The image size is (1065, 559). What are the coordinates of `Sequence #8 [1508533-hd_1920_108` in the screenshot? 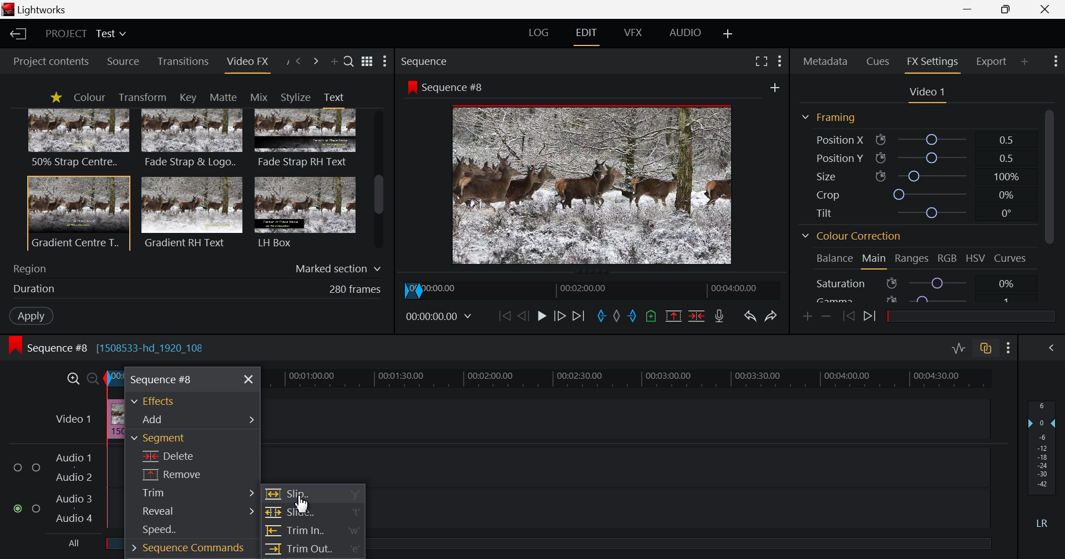 It's located at (114, 347).